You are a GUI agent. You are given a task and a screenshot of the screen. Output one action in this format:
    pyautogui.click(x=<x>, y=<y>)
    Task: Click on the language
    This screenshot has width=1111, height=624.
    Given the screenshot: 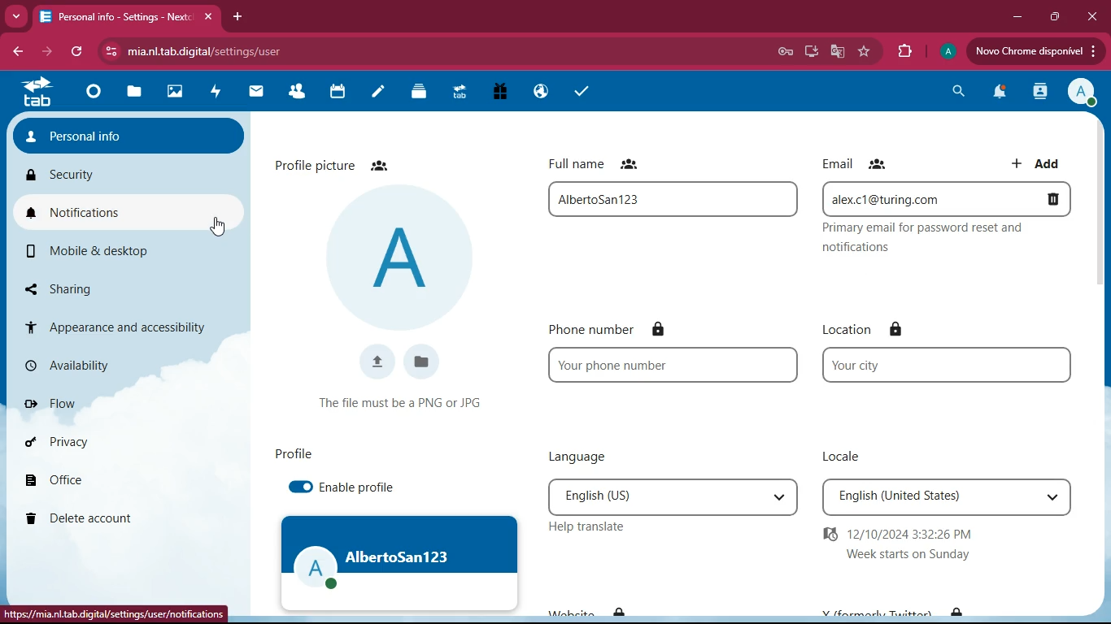 What is the action you would take?
    pyautogui.click(x=590, y=457)
    